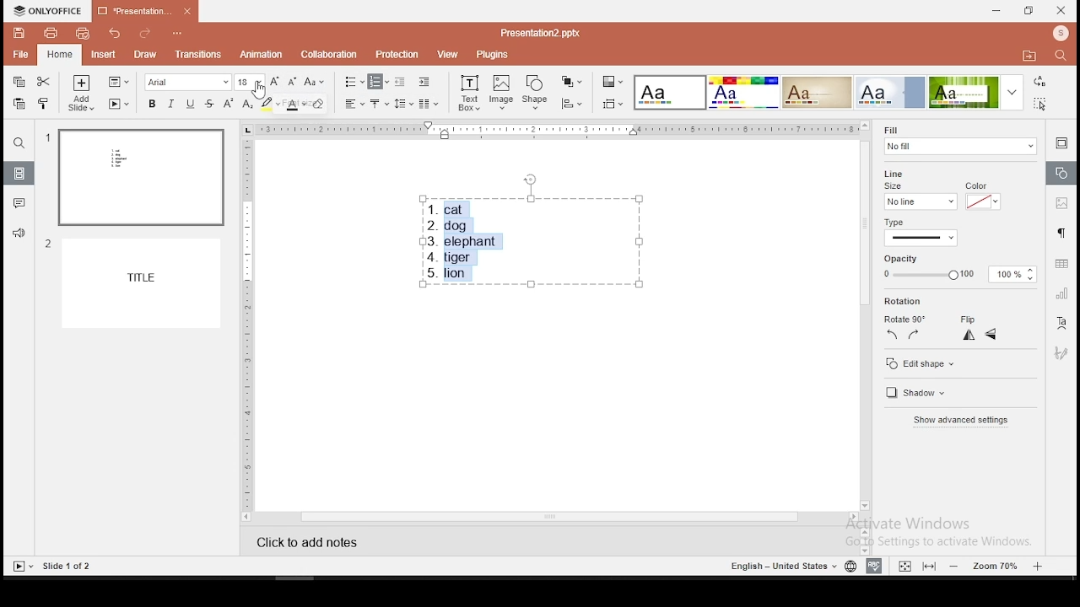 The height and width of the screenshot is (607, 1080). What do you see at coordinates (958, 421) in the screenshot?
I see `show advanced settings` at bounding box center [958, 421].